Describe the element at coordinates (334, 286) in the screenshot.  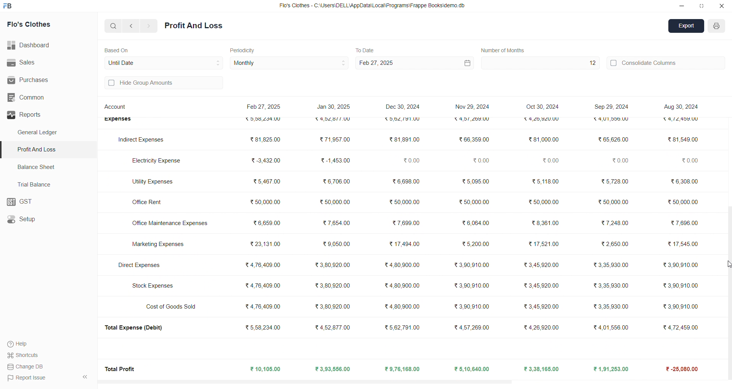
I see `₹3,80,920.00` at that location.